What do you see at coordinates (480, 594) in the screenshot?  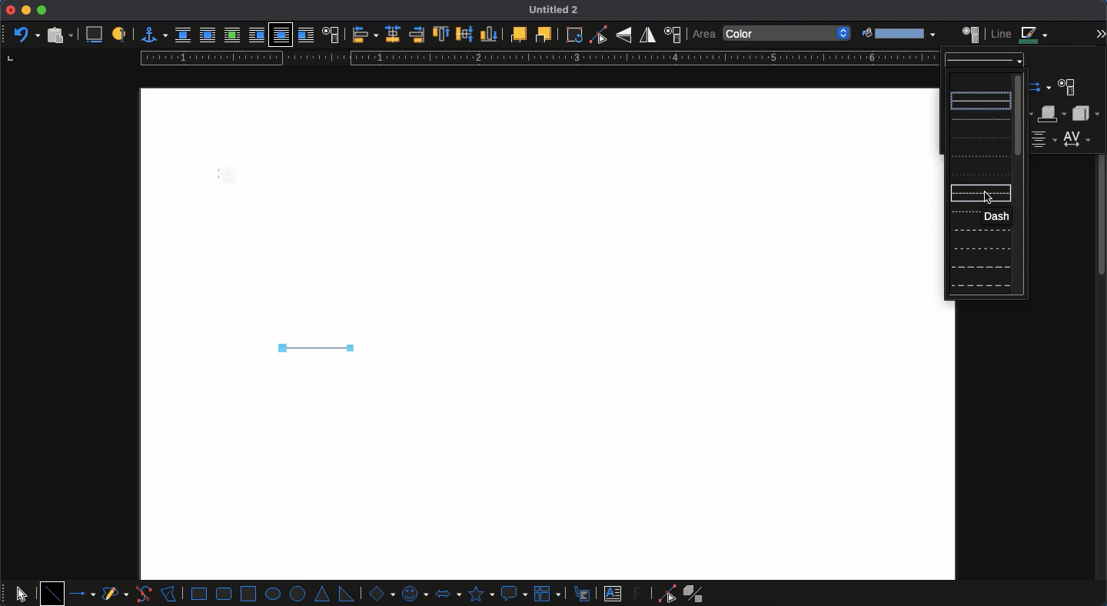 I see `stars and banners` at bounding box center [480, 594].